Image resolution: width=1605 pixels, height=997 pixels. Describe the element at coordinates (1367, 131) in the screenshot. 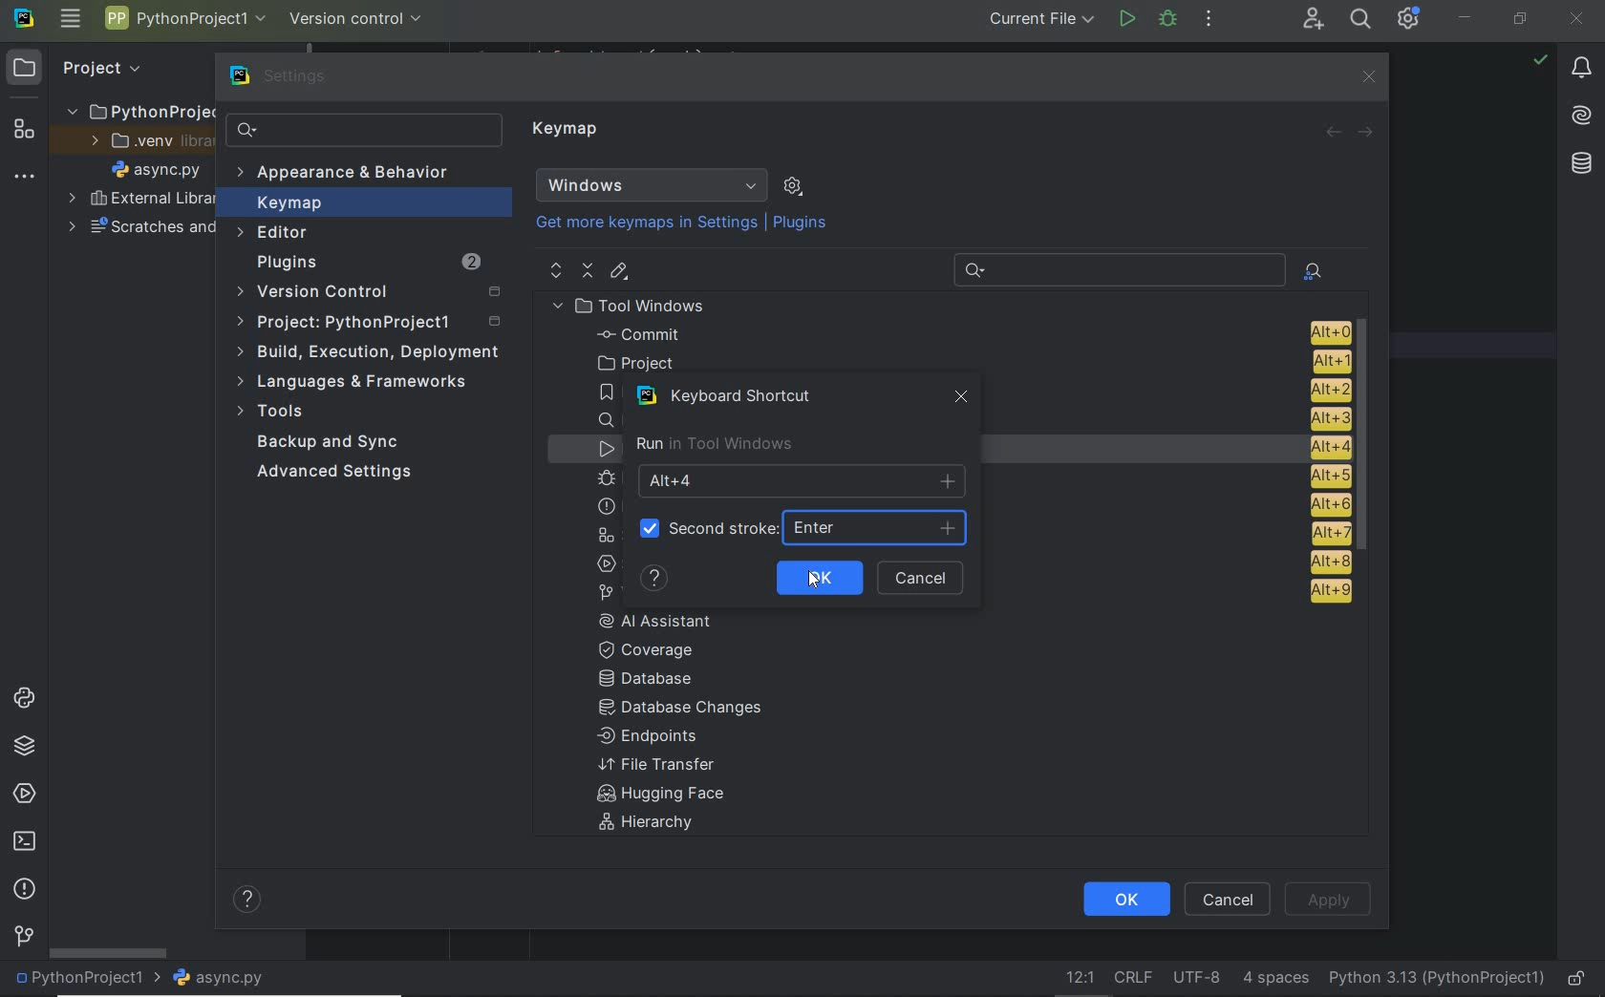

I see `forward` at that location.